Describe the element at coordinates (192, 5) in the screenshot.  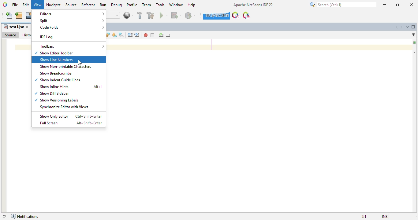
I see `help` at that location.